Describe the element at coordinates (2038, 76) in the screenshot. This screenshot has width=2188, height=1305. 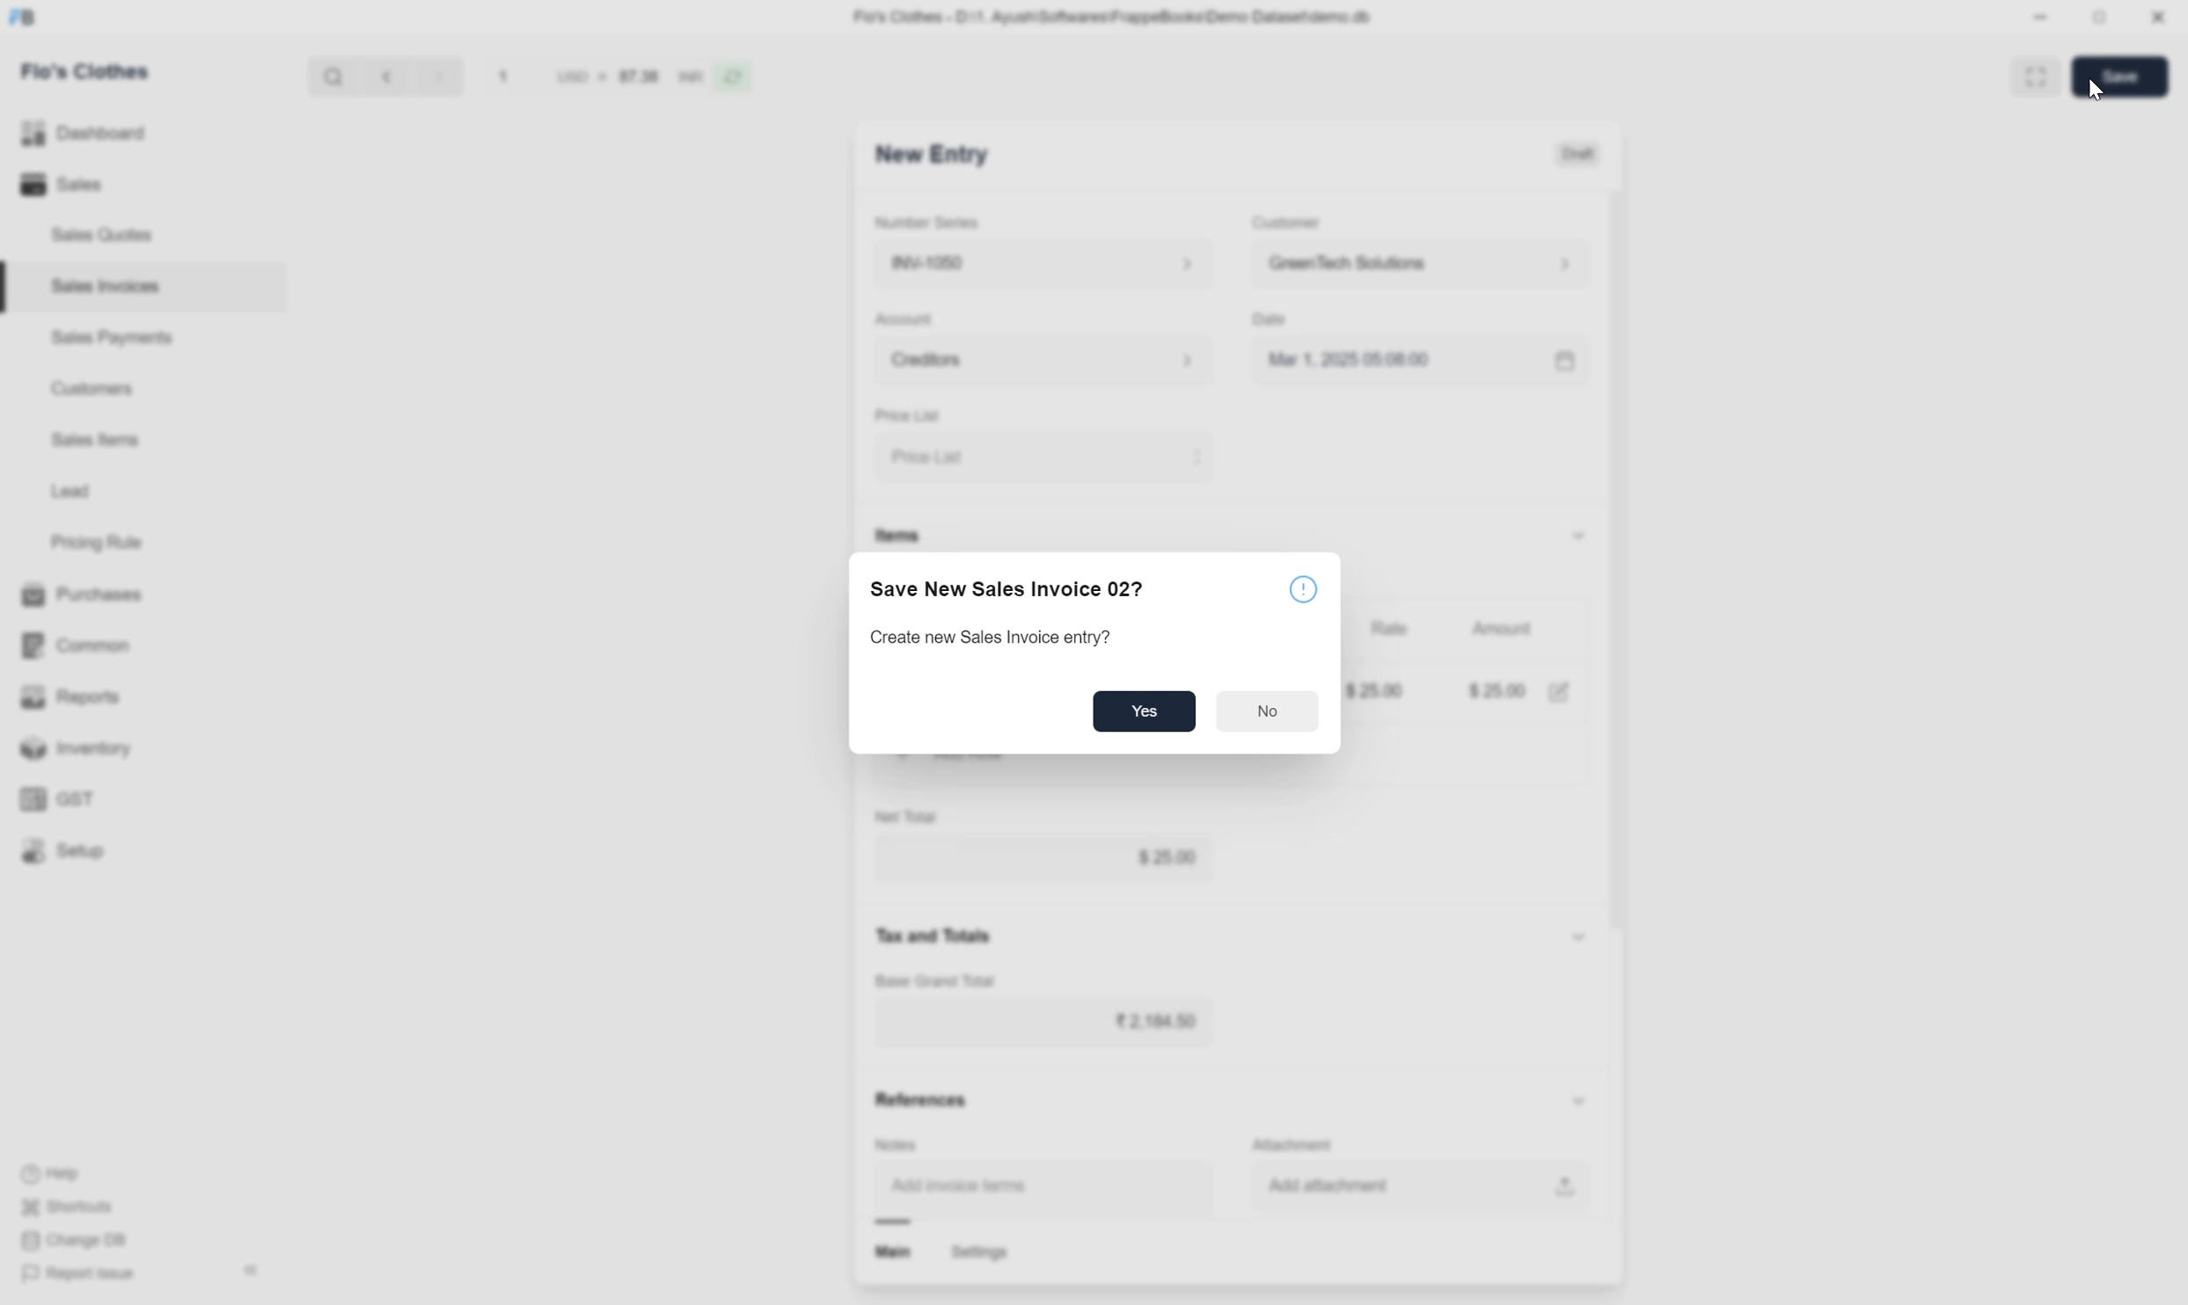
I see `full screen` at that location.